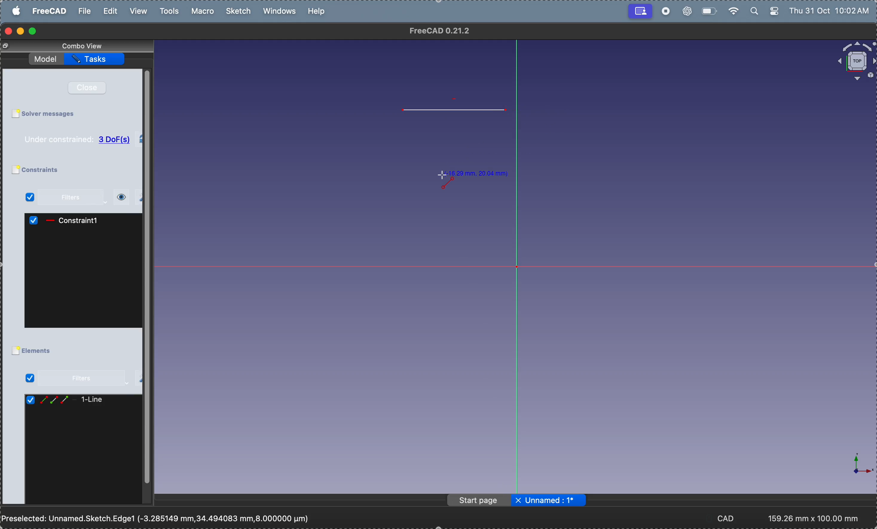 Image resolution: width=877 pixels, height=529 pixels. I want to click on axis, so click(856, 464).